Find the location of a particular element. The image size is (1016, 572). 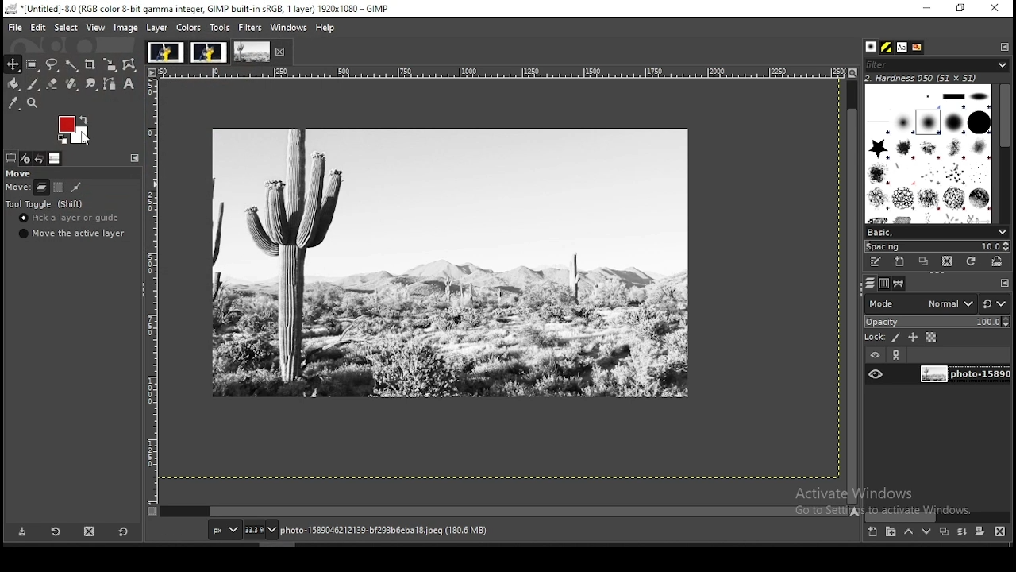

delete tool preset is located at coordinates (89, 531).